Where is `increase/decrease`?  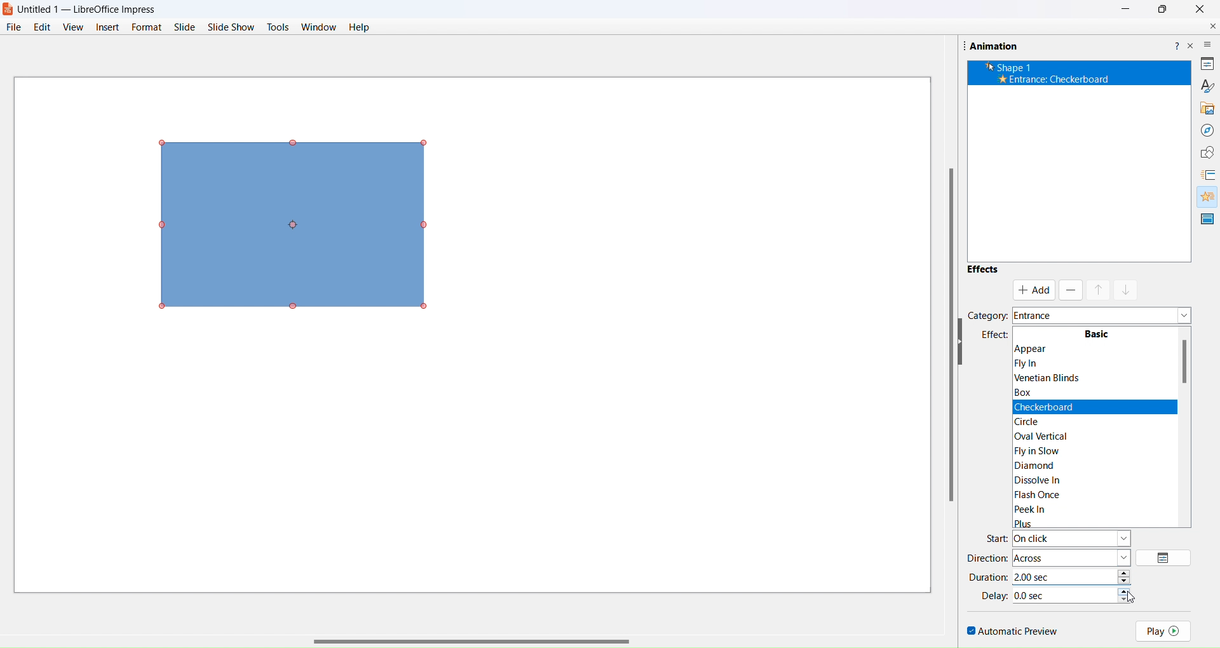 increase/decrease is located at coordinates (1126, 576).